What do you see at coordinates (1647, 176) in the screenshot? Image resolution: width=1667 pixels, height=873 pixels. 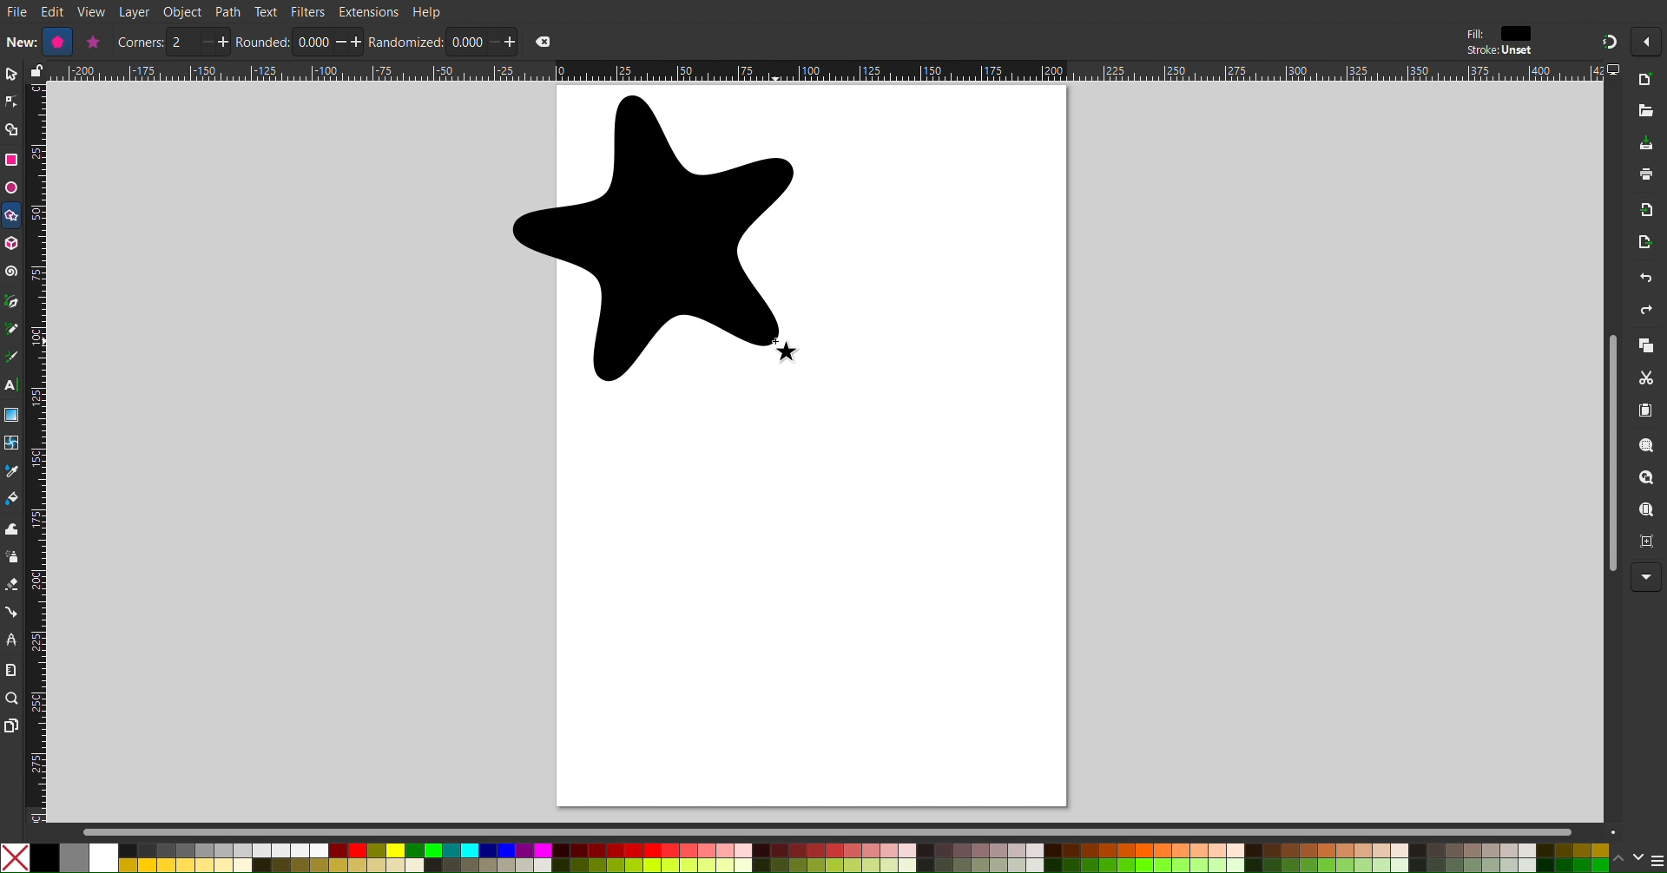 I see `Print` at bounding box center [1647, 176].